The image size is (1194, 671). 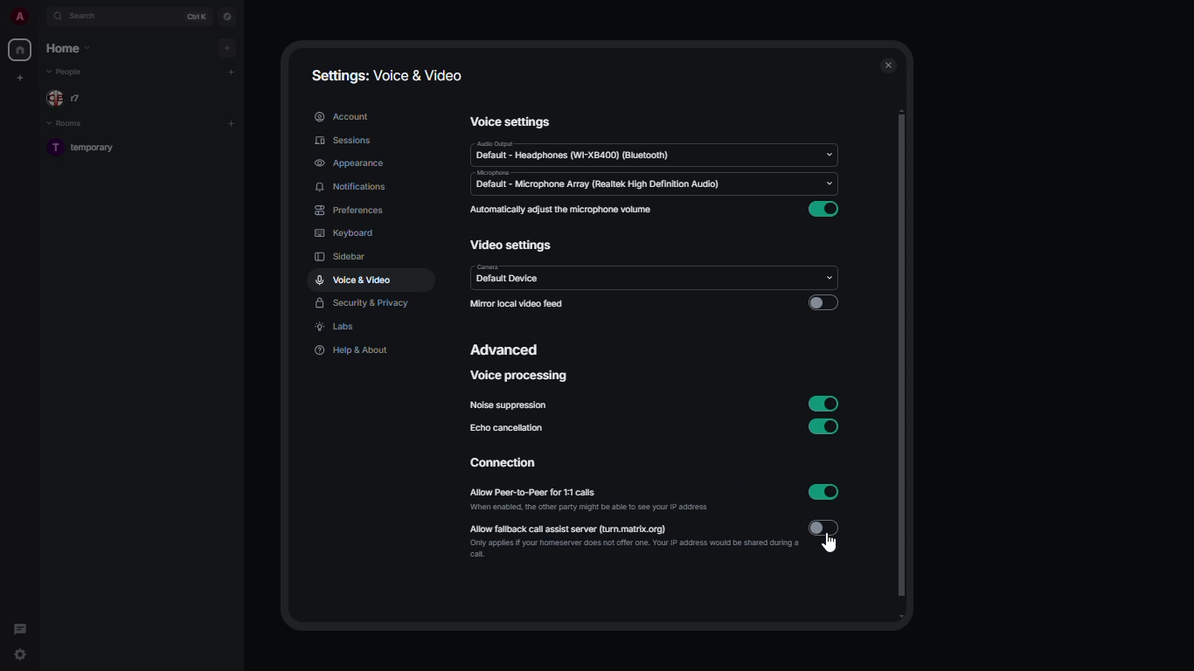 I want to click on automatically adjust the microphone volume, so click(x=560, y=209).